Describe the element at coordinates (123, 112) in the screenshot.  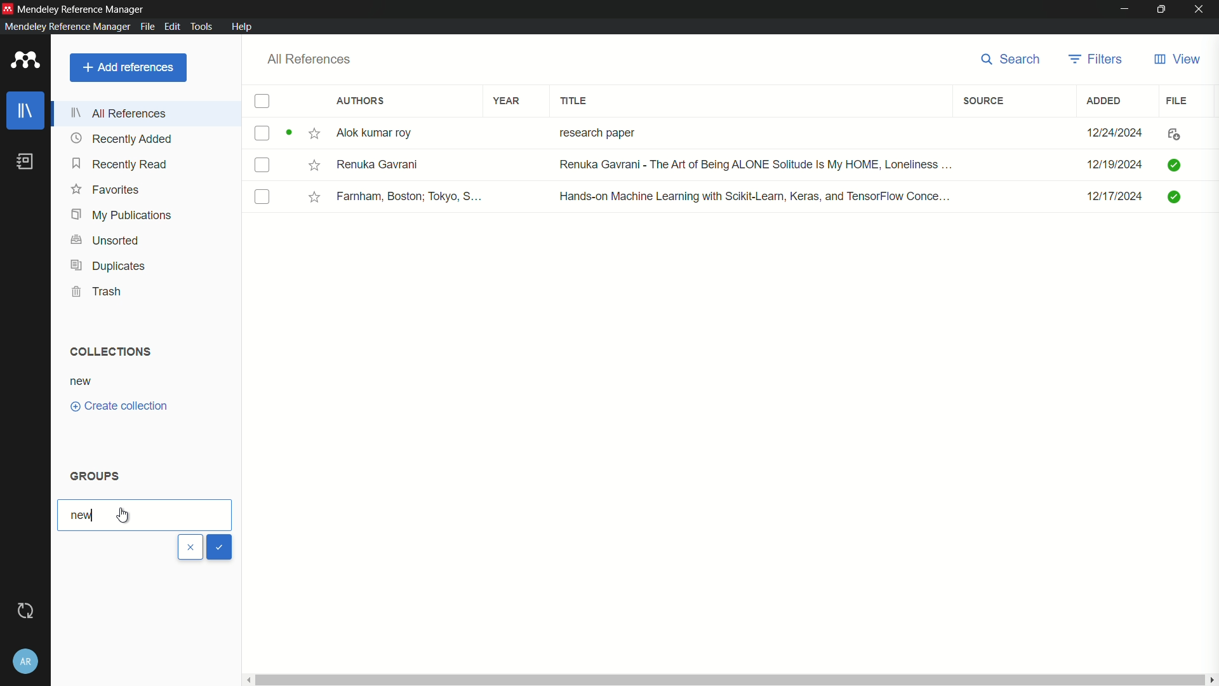
I see `all references` at that location.